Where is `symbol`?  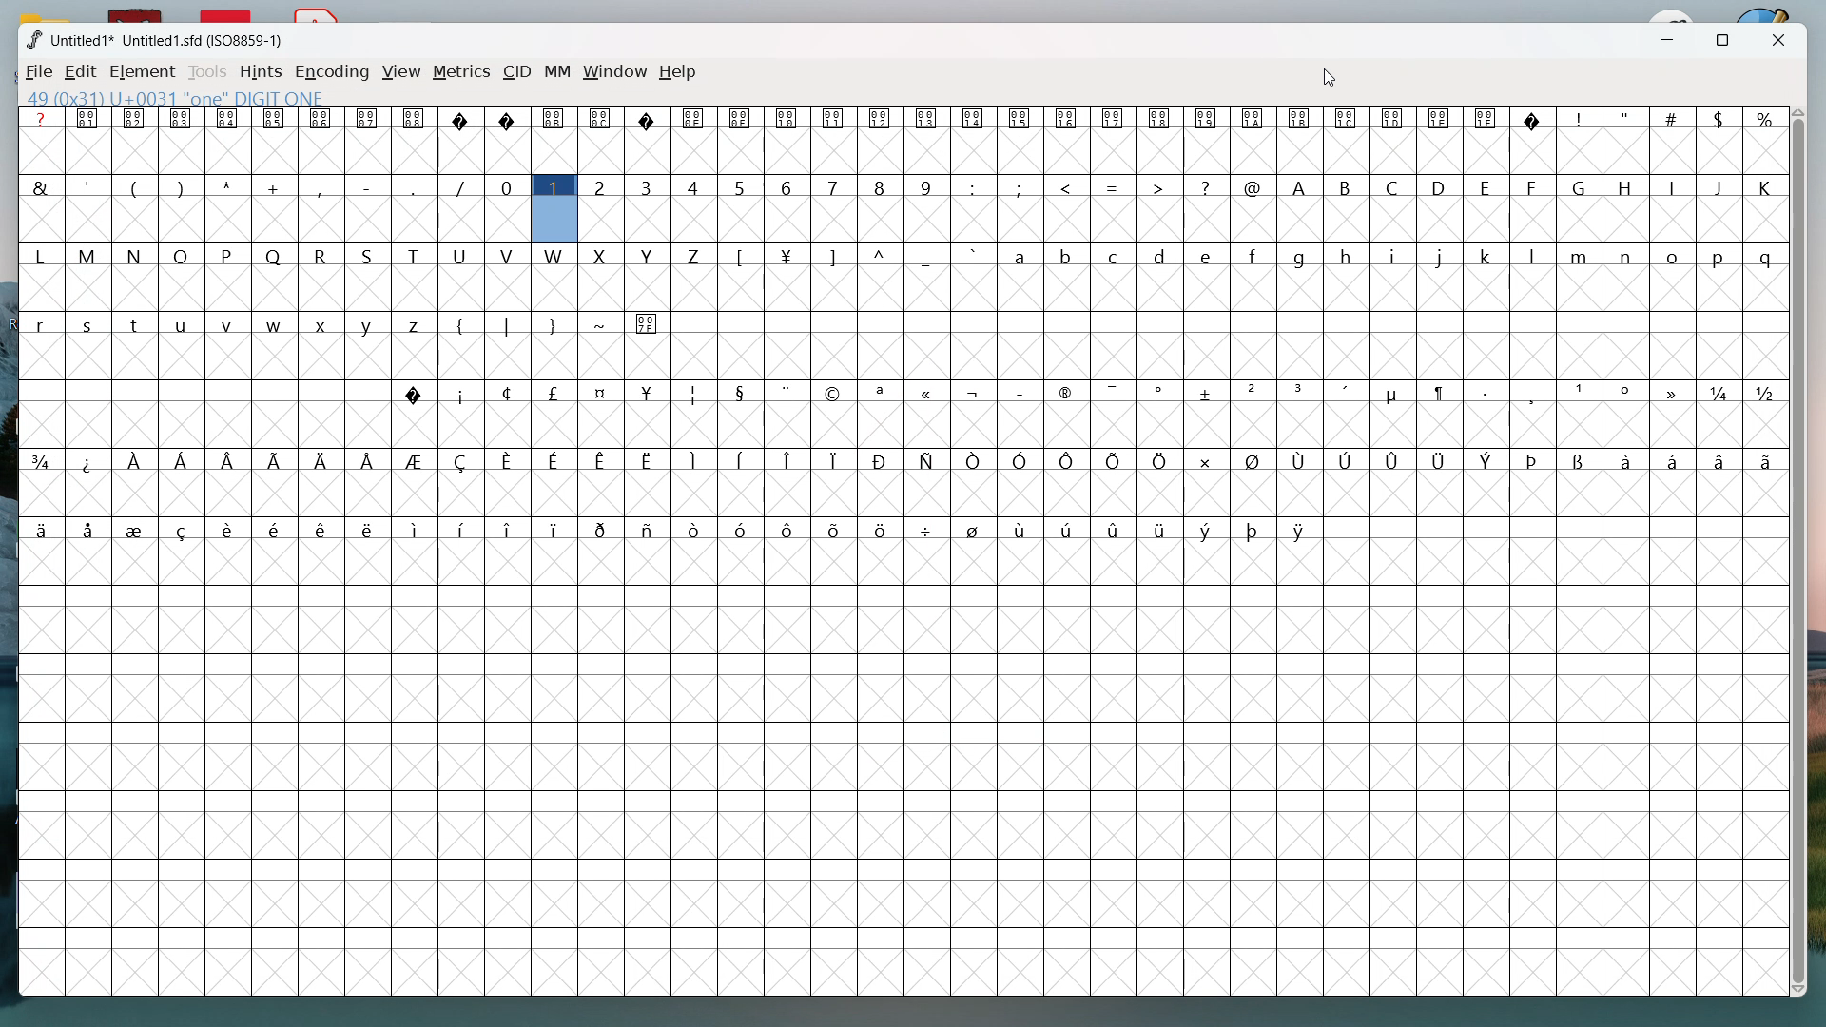 symbol is located at coordinates (1023, 117).